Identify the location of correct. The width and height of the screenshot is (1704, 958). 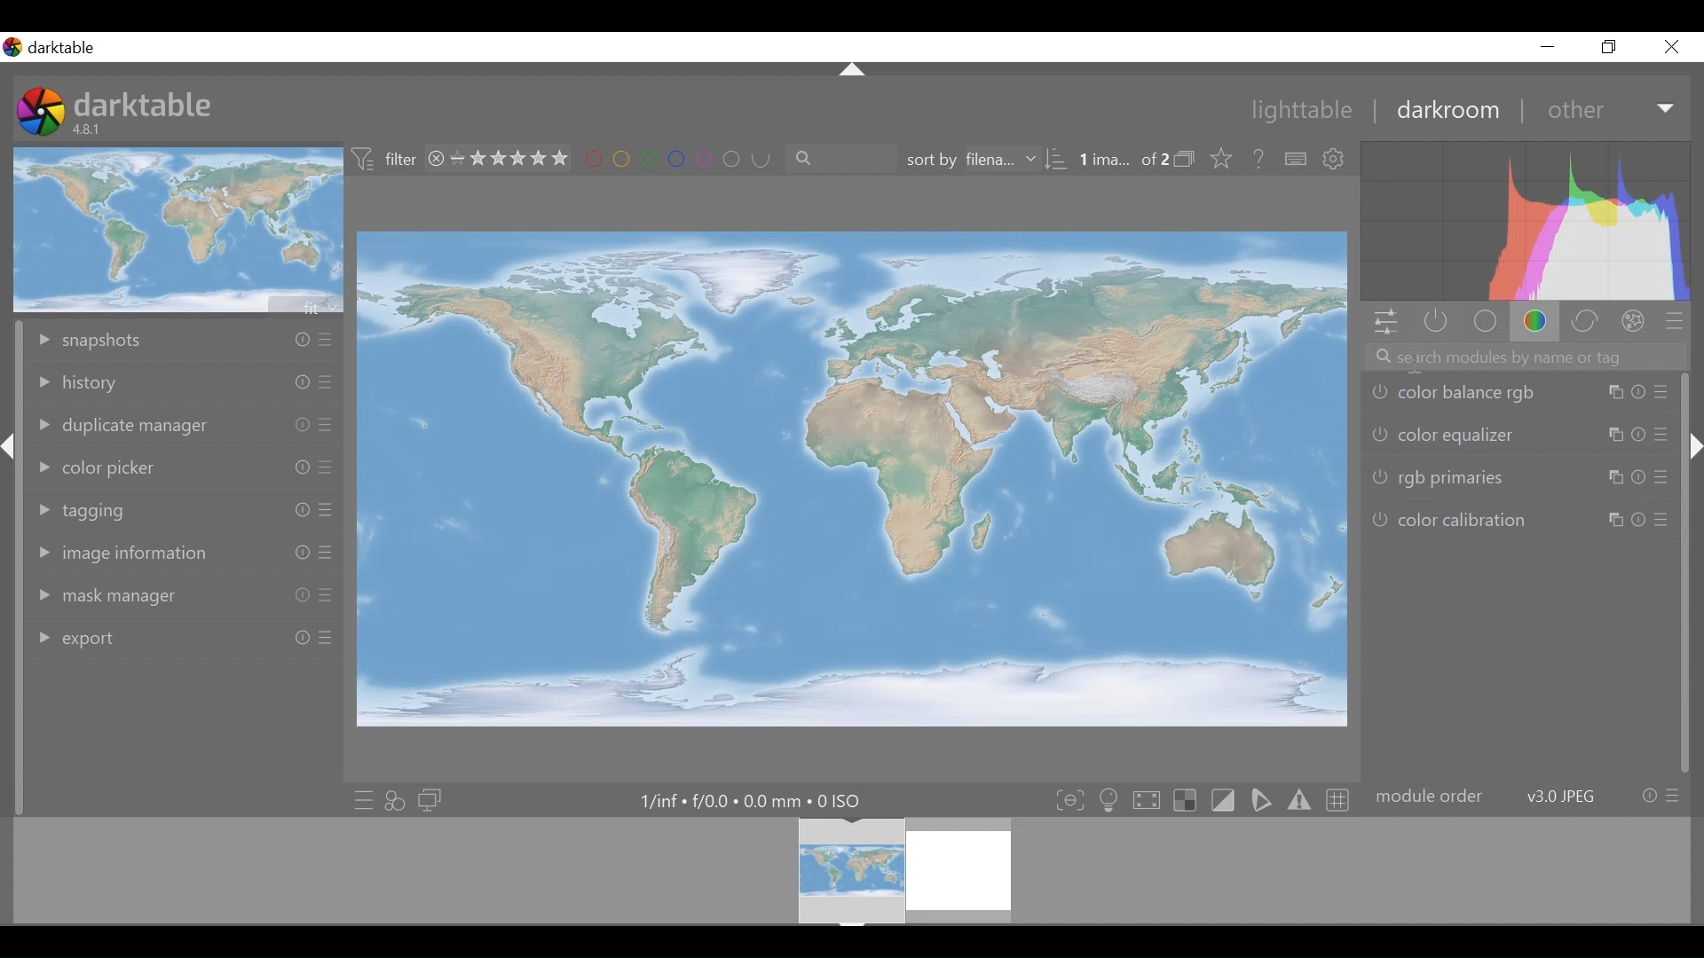
(1584, 320).